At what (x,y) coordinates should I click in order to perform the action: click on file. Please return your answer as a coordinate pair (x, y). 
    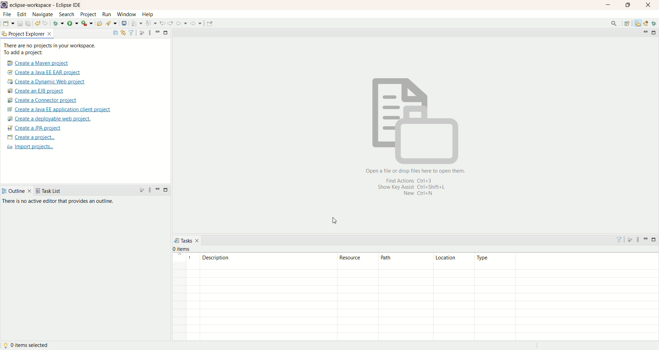
    Looking at the image, I should click on (7, 14).